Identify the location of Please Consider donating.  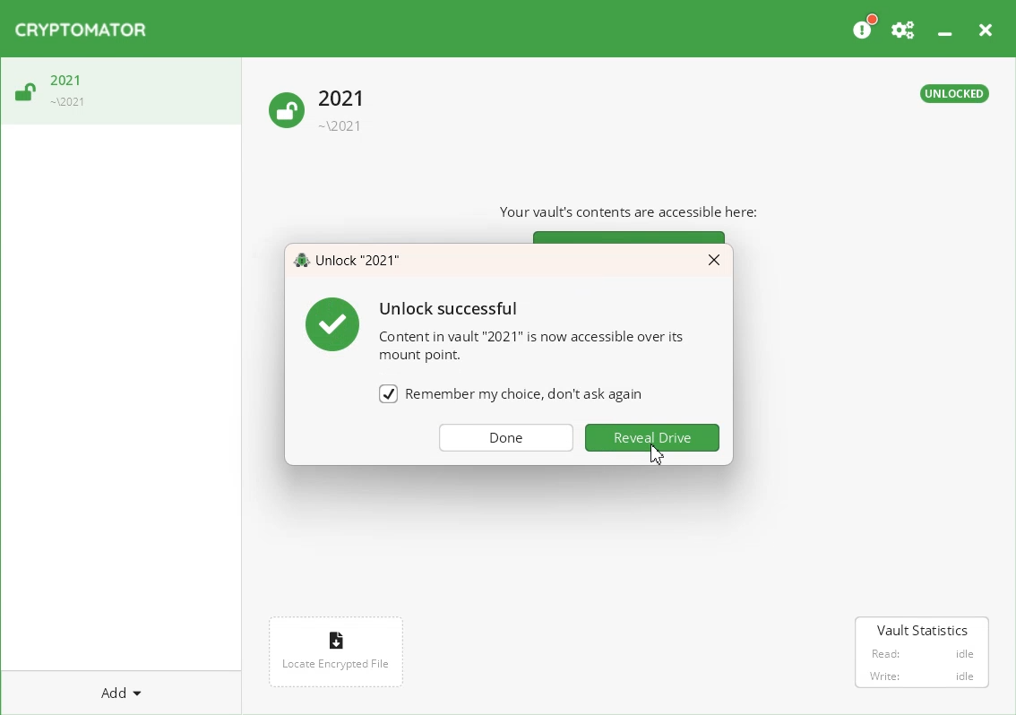
(864, 27).